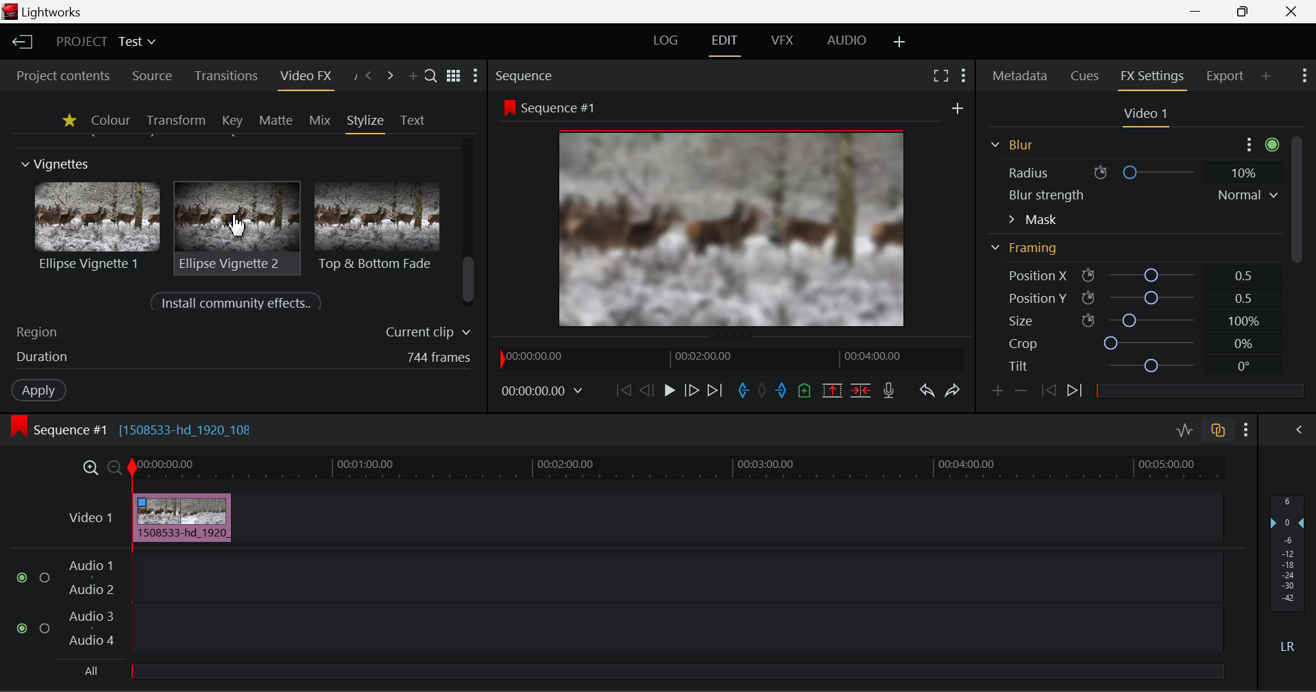 The image size is (1316, 692). Describe the element at coordinates (1019, 77) in the screenshot. I see `Metadata Panel` at that location.